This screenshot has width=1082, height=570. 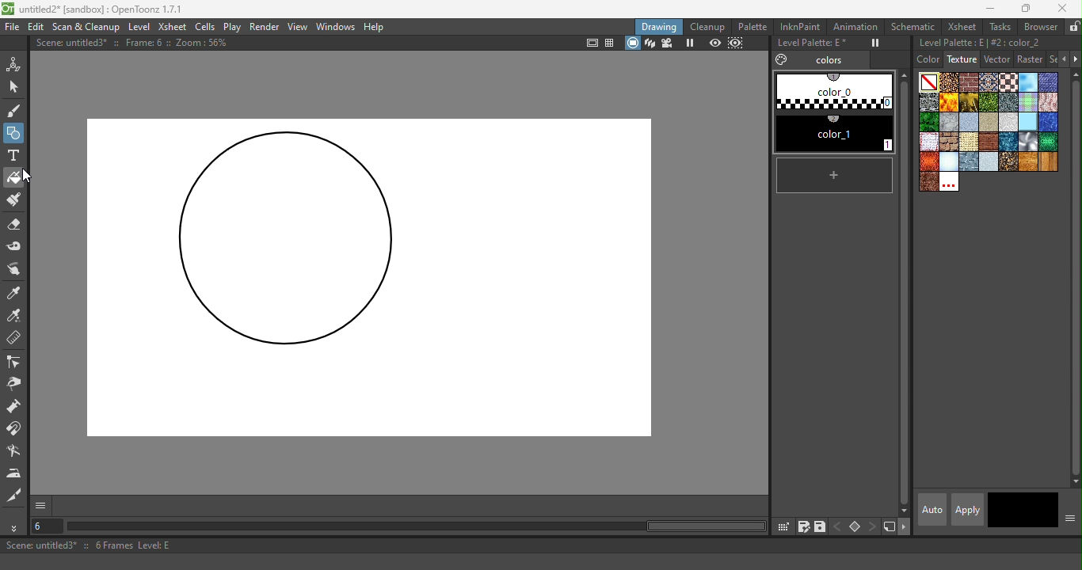 What do you see at coordinates (949, 82) in the screenshot?
I see `Arabesque.bmp` at bounding box center [949, 82].